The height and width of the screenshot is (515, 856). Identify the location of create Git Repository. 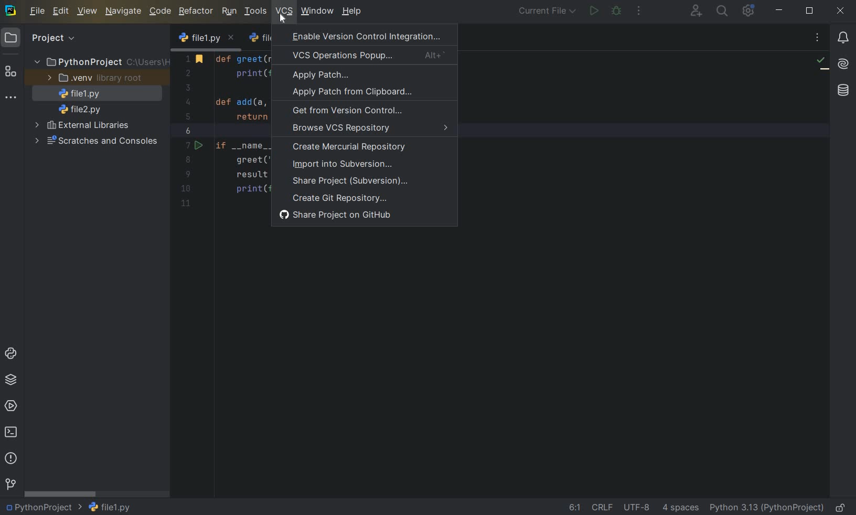
(338, 198).